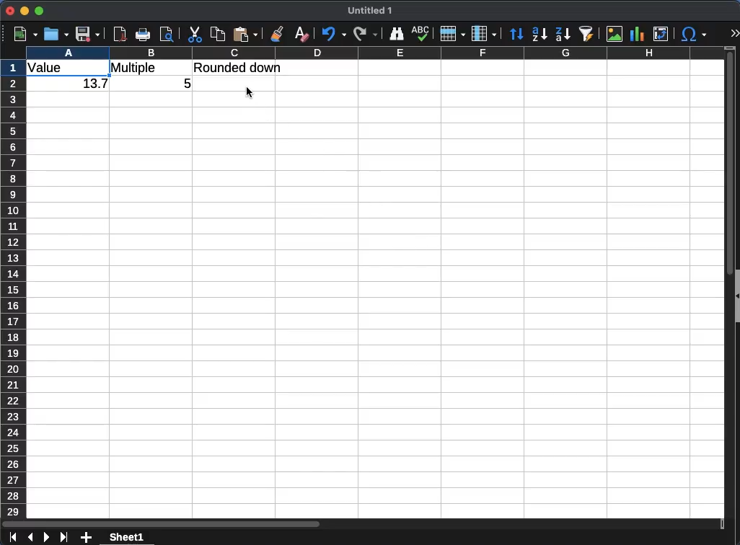 The image size is (740, 545). Describe the element at coordinates (366, 34) in the screenshot. I see `redo` at that location.